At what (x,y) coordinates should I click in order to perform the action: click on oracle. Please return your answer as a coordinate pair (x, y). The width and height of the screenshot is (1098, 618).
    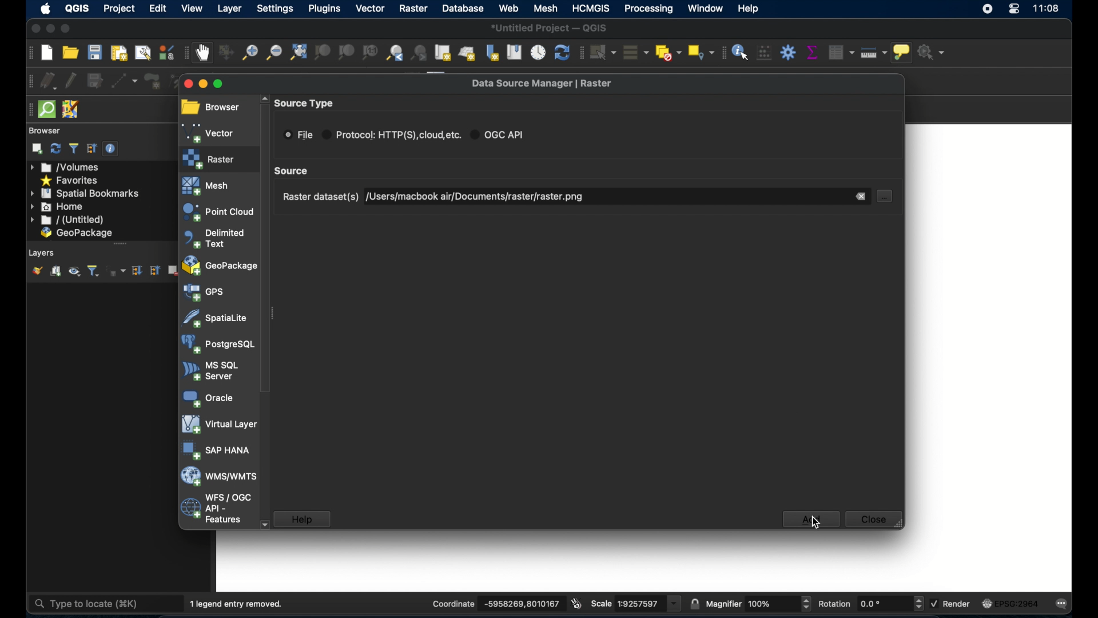
    Looking at the image, I should click on (211, 398).